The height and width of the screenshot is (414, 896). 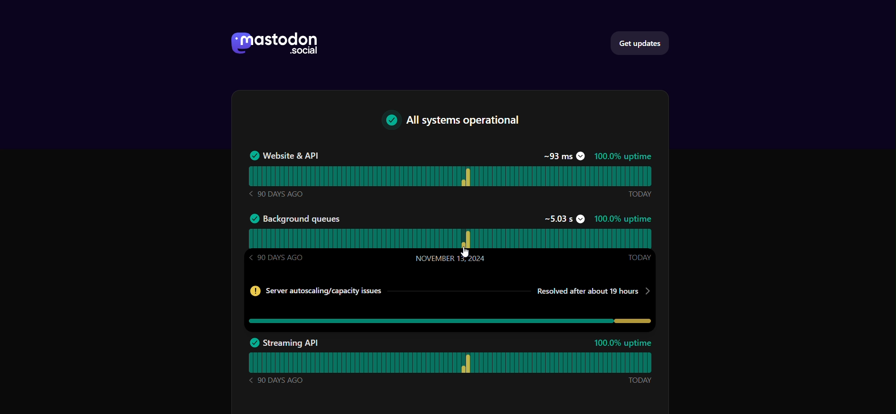 What do you see at coordinates (276, 194) in the screenshot?
I see `90 DAYS AGO` at bounding box center [276, 194].